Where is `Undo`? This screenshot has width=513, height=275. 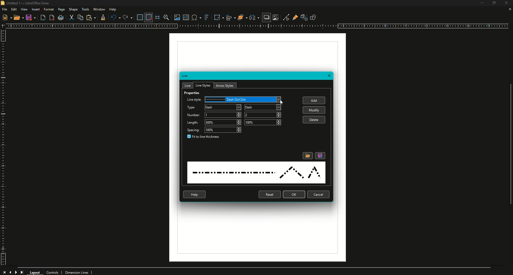 Undo is located at coordinates (115, 17).